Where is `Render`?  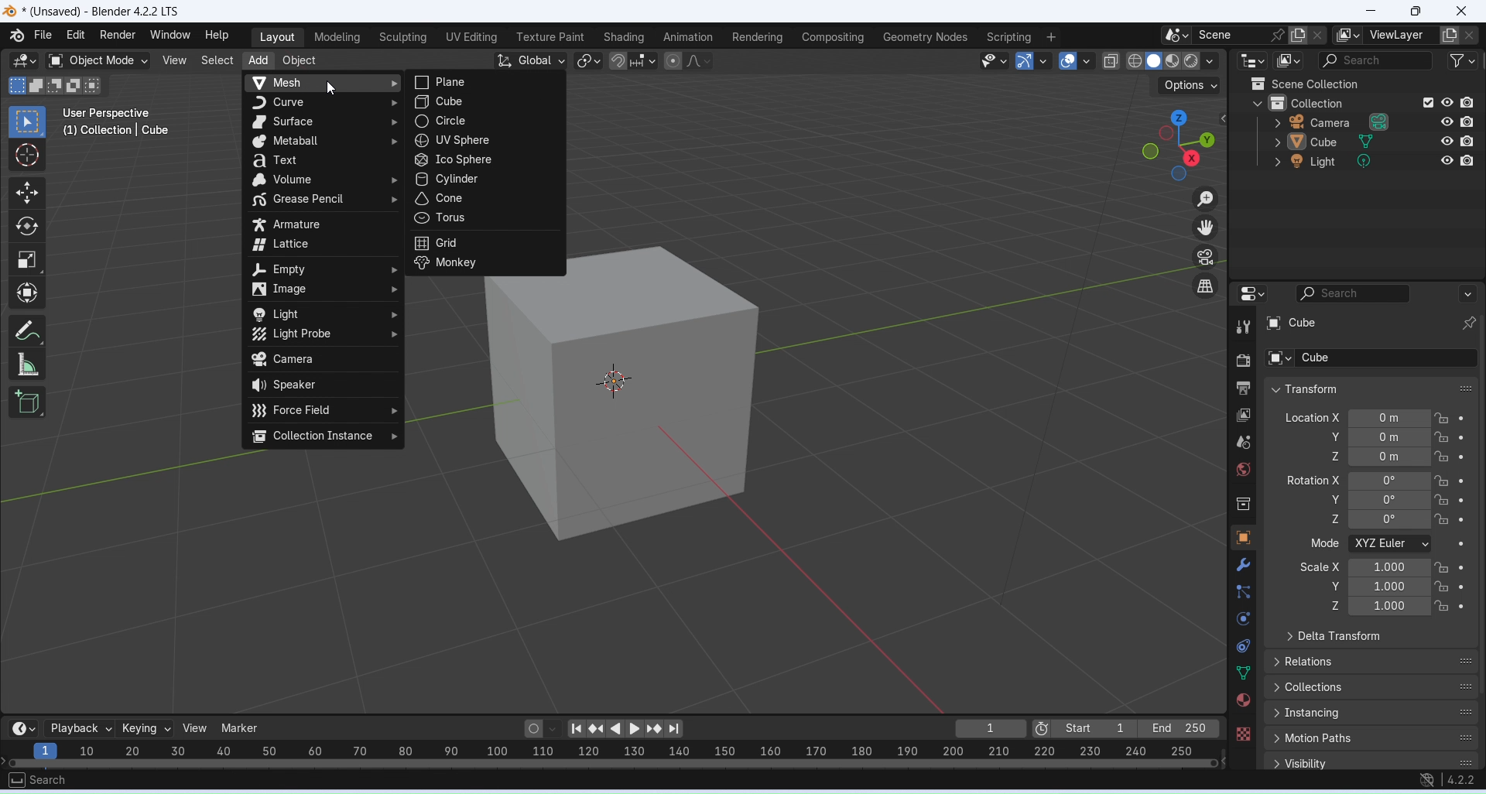
Render is located at coordinates (1241, 361).